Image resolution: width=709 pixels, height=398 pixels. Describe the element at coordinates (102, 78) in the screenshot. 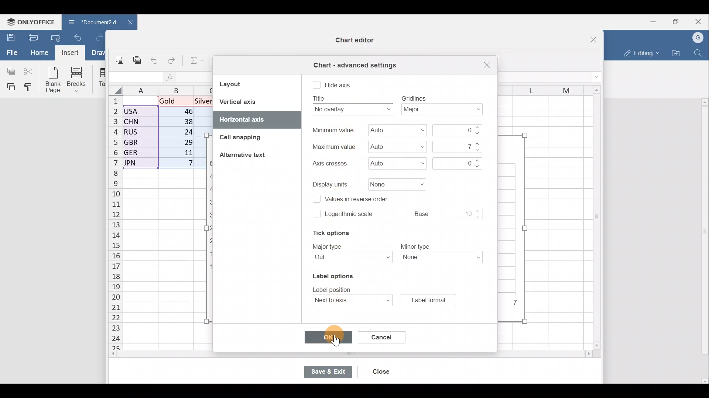

I see `Table` at that location.